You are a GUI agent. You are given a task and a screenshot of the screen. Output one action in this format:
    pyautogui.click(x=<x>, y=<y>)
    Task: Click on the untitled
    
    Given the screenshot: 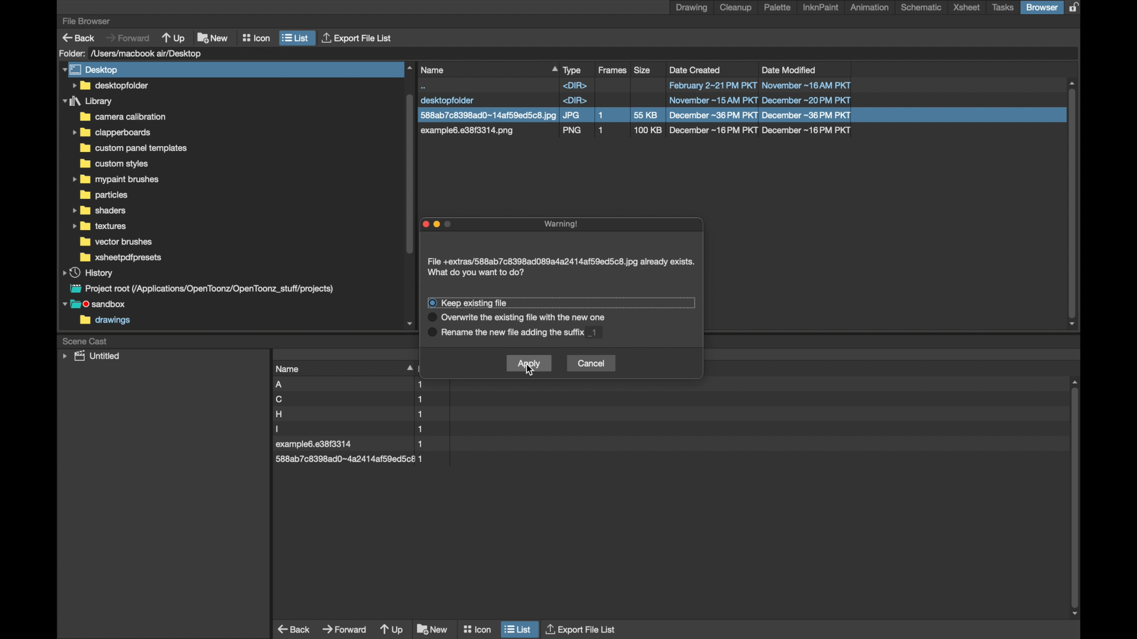 What is the action you would take?
    pyautogui.click(x=91, y=356)
    